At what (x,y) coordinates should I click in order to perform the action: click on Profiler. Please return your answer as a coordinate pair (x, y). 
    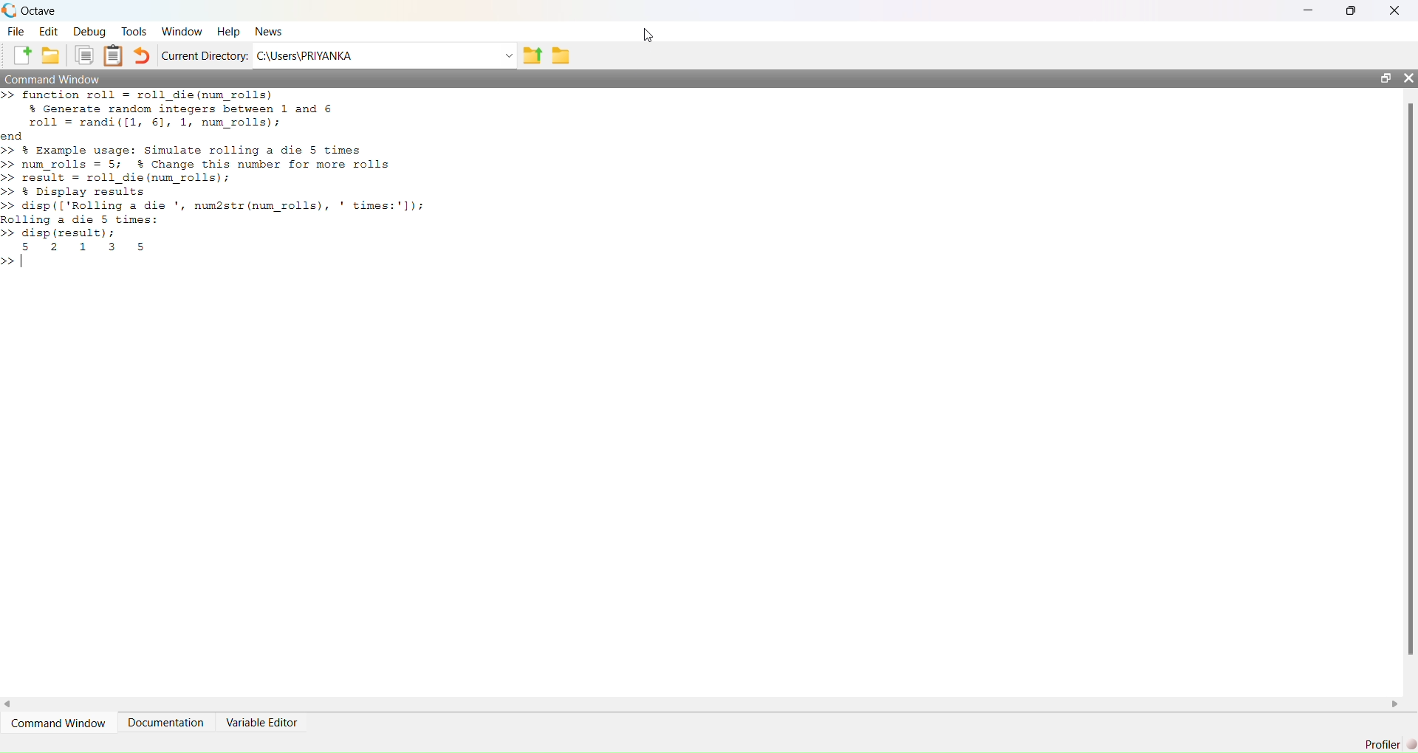
    Looking at the image, I should click on (1390, 744).